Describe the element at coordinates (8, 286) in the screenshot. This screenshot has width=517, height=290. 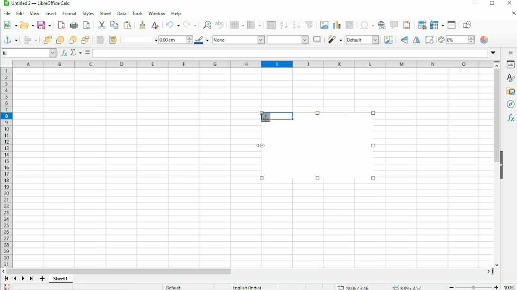
I see `Save` at that location.